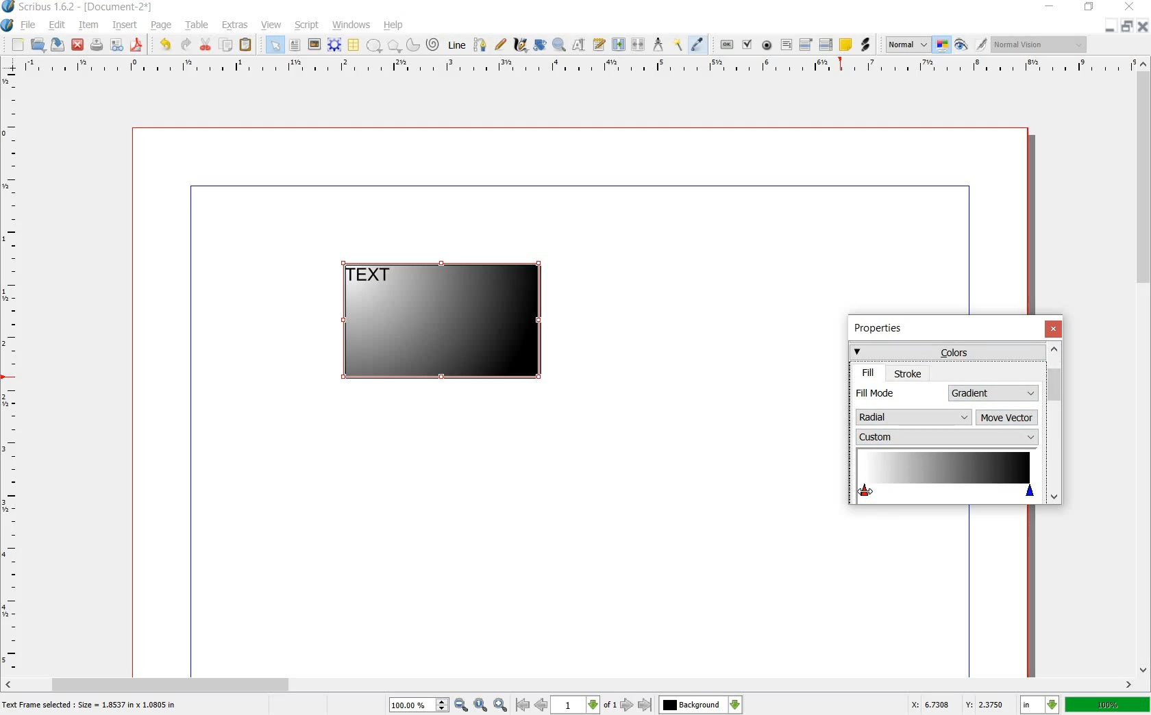  What do you see at coordinates (334, 45) in the screenshot?
I see `render frame` at bounding box center [334, 45].